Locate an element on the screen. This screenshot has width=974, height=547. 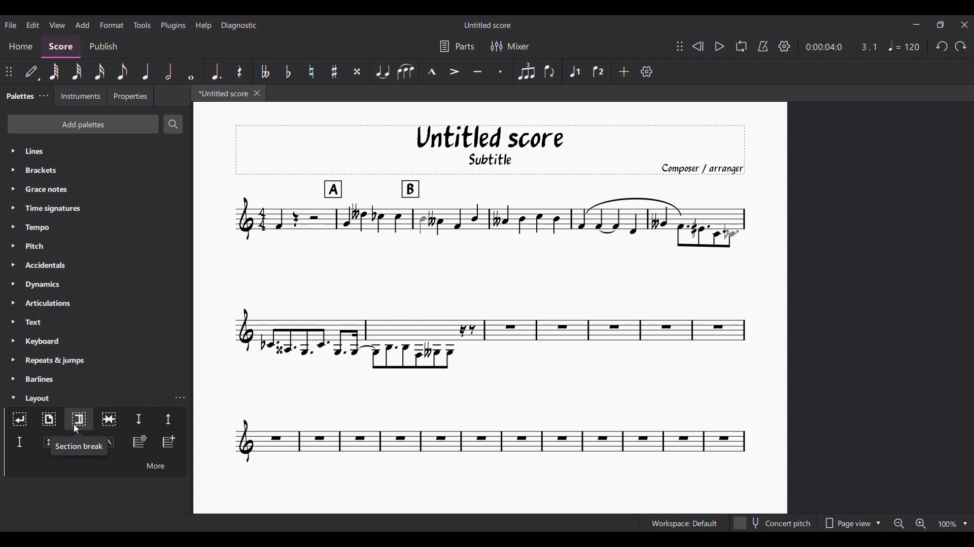
*Untitled score, current tab is located at coordinates (221, 93).